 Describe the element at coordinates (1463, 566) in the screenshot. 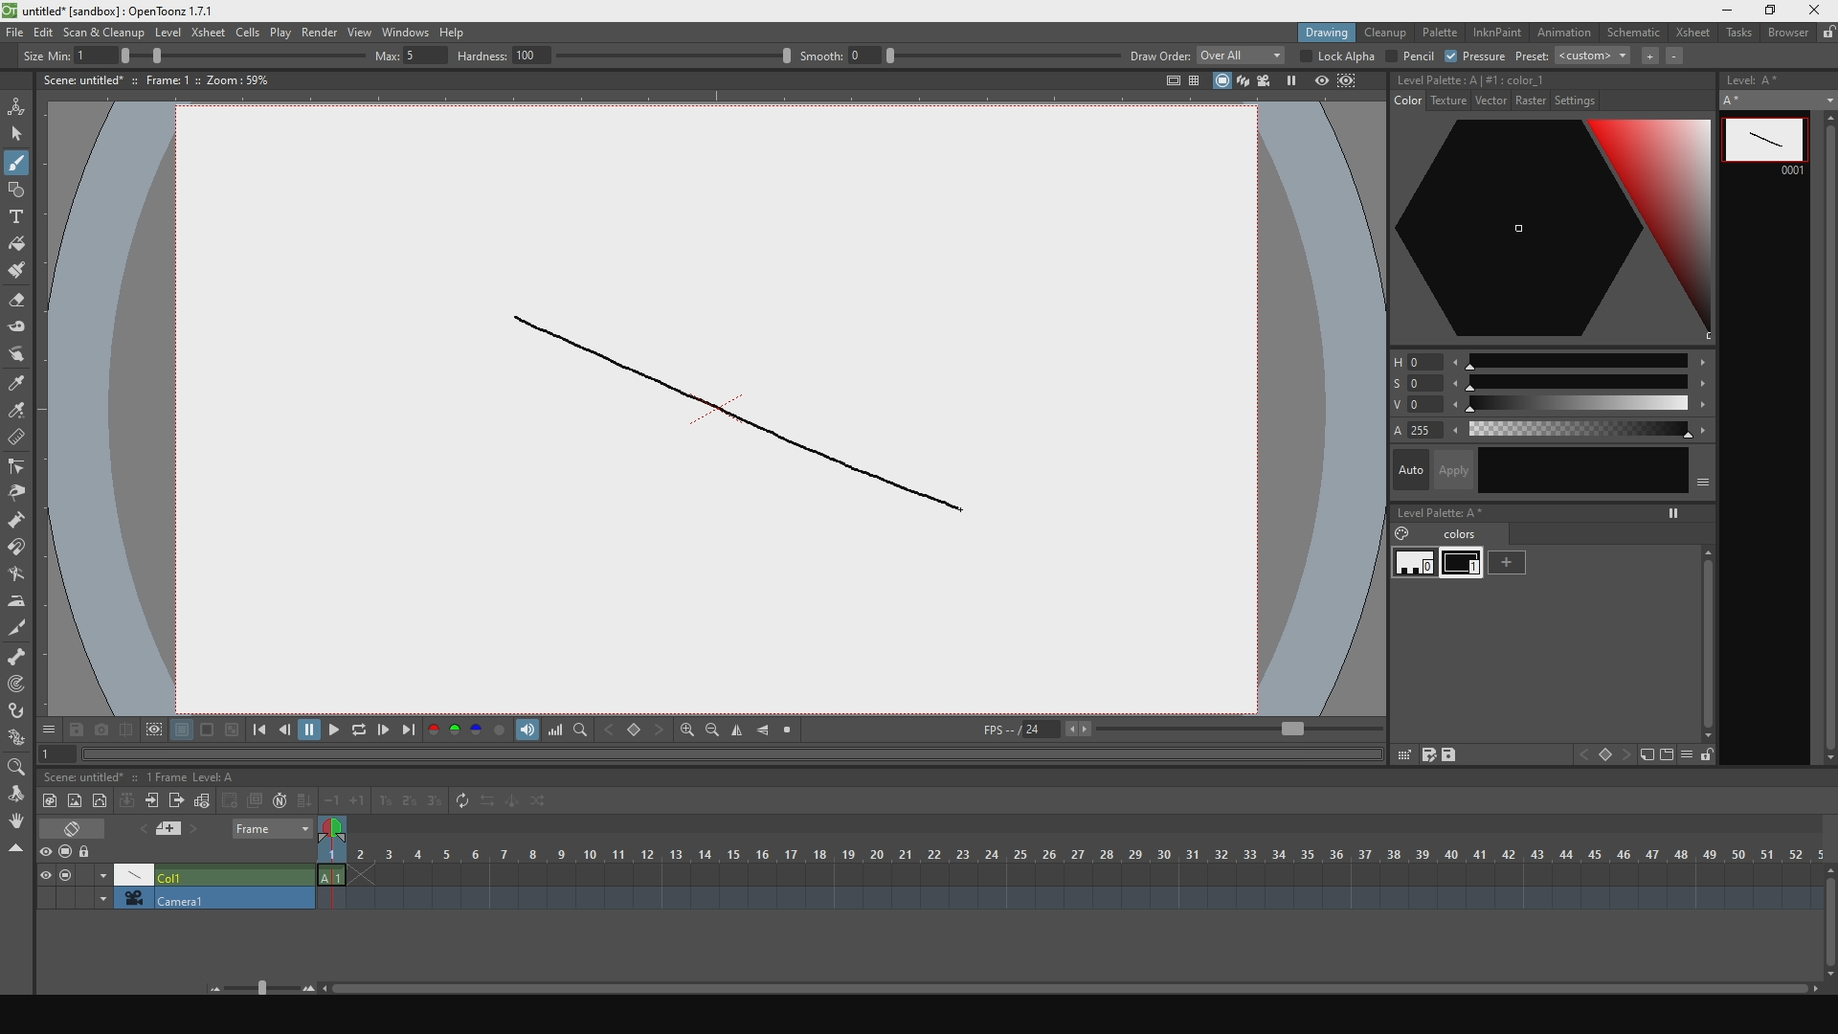

I see `black` at that location.